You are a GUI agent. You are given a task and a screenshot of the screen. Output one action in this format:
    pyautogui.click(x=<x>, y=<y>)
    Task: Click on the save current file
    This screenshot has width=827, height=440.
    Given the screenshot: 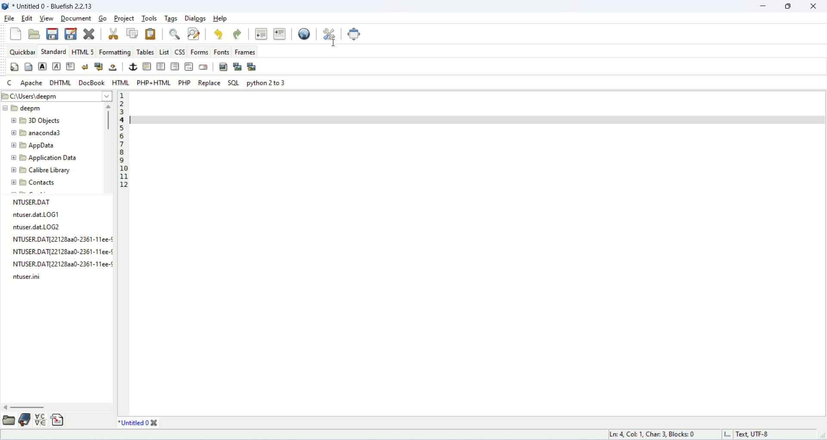 What is the action you would take?
    pyautogui.click(x=52, y=34)
    